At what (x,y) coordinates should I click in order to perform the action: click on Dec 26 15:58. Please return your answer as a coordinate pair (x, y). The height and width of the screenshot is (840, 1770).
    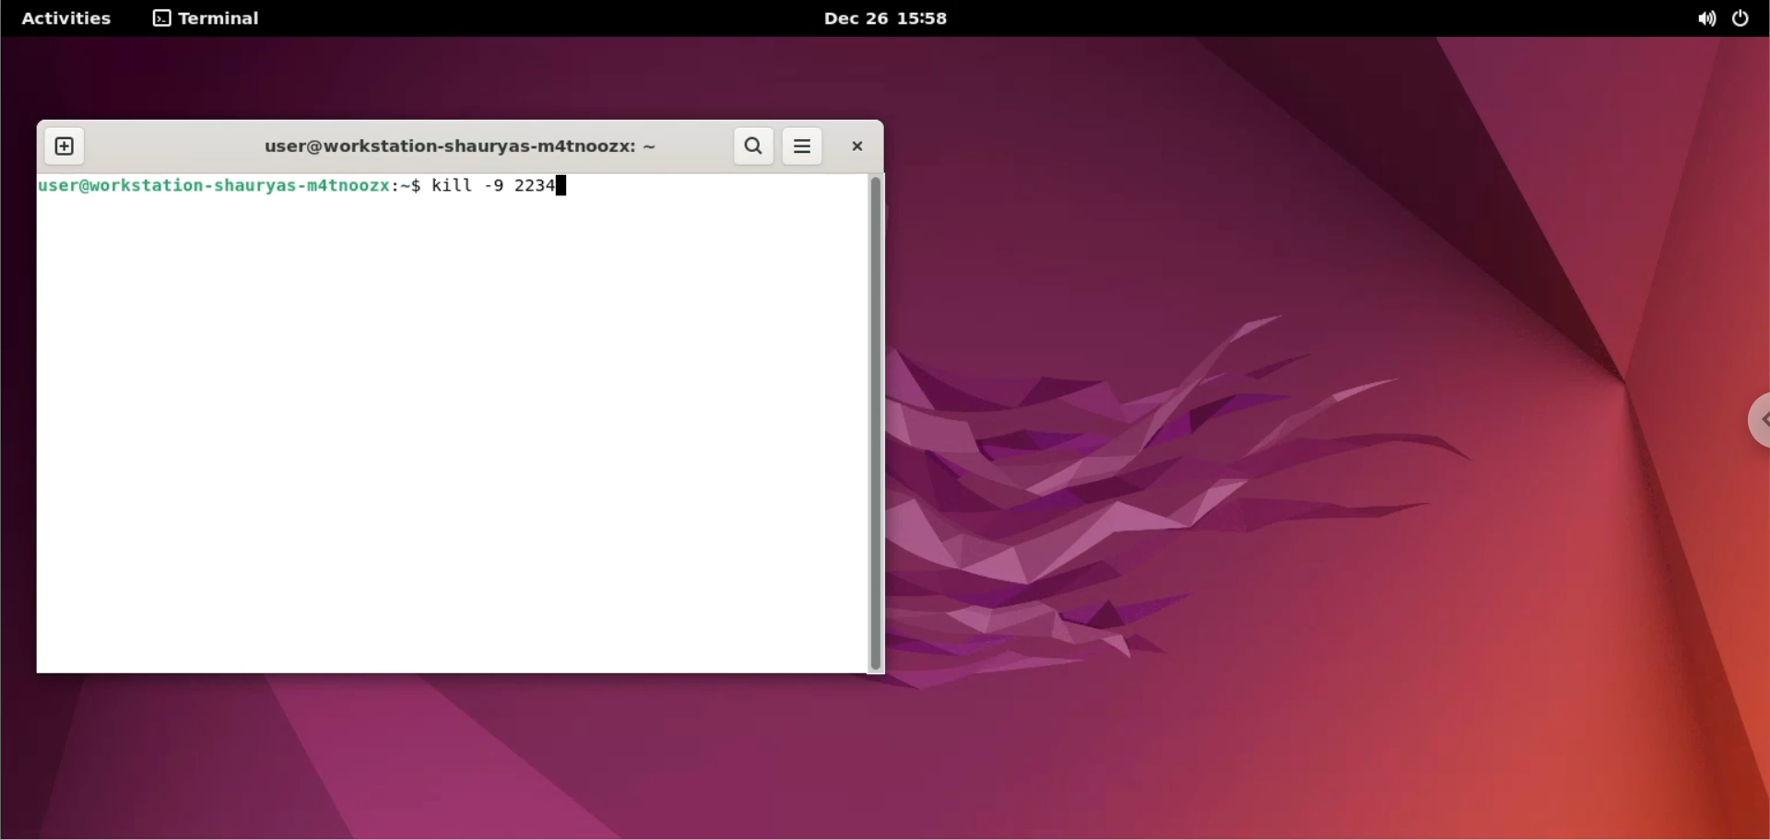
    Looking at the image, I should click on (882, 19).